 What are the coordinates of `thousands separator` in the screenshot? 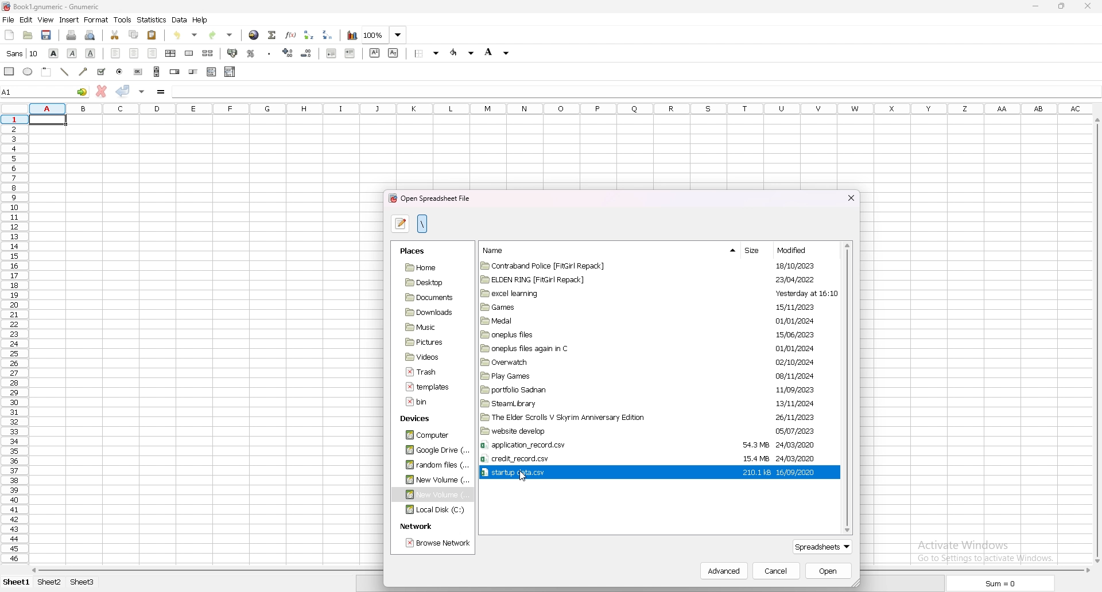 It's located at (269, 52).